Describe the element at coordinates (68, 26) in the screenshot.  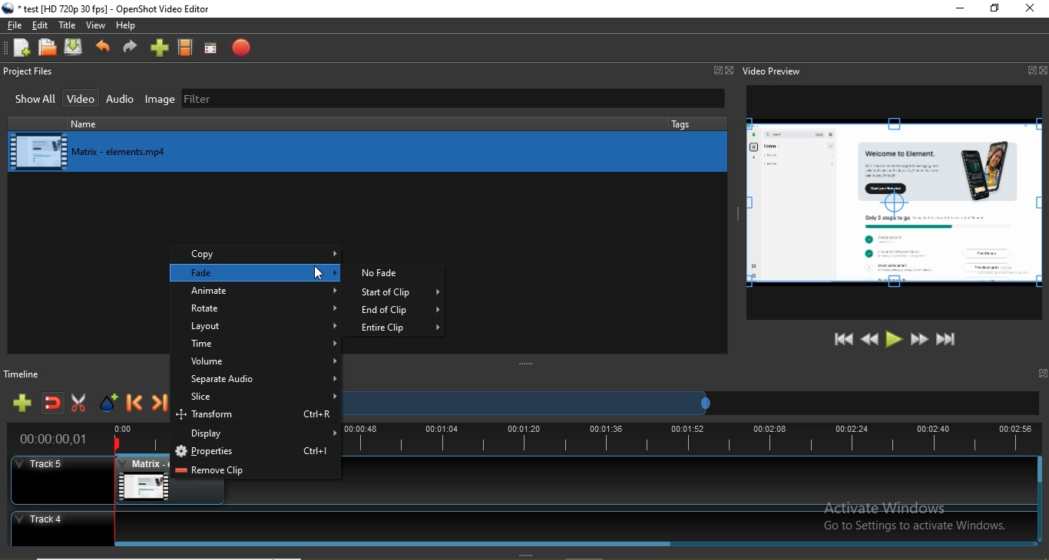
I see `Title` at that location.